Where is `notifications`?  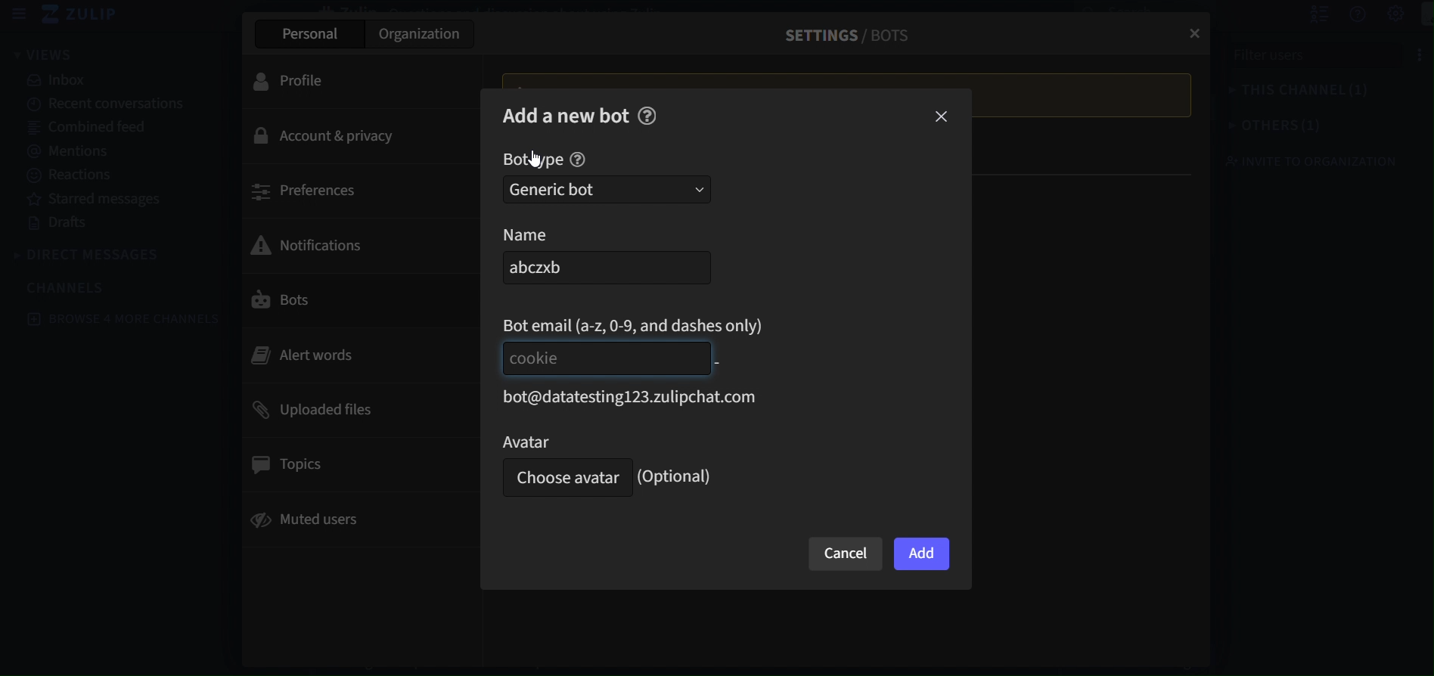 notifications is located at coordinates (349, 243).